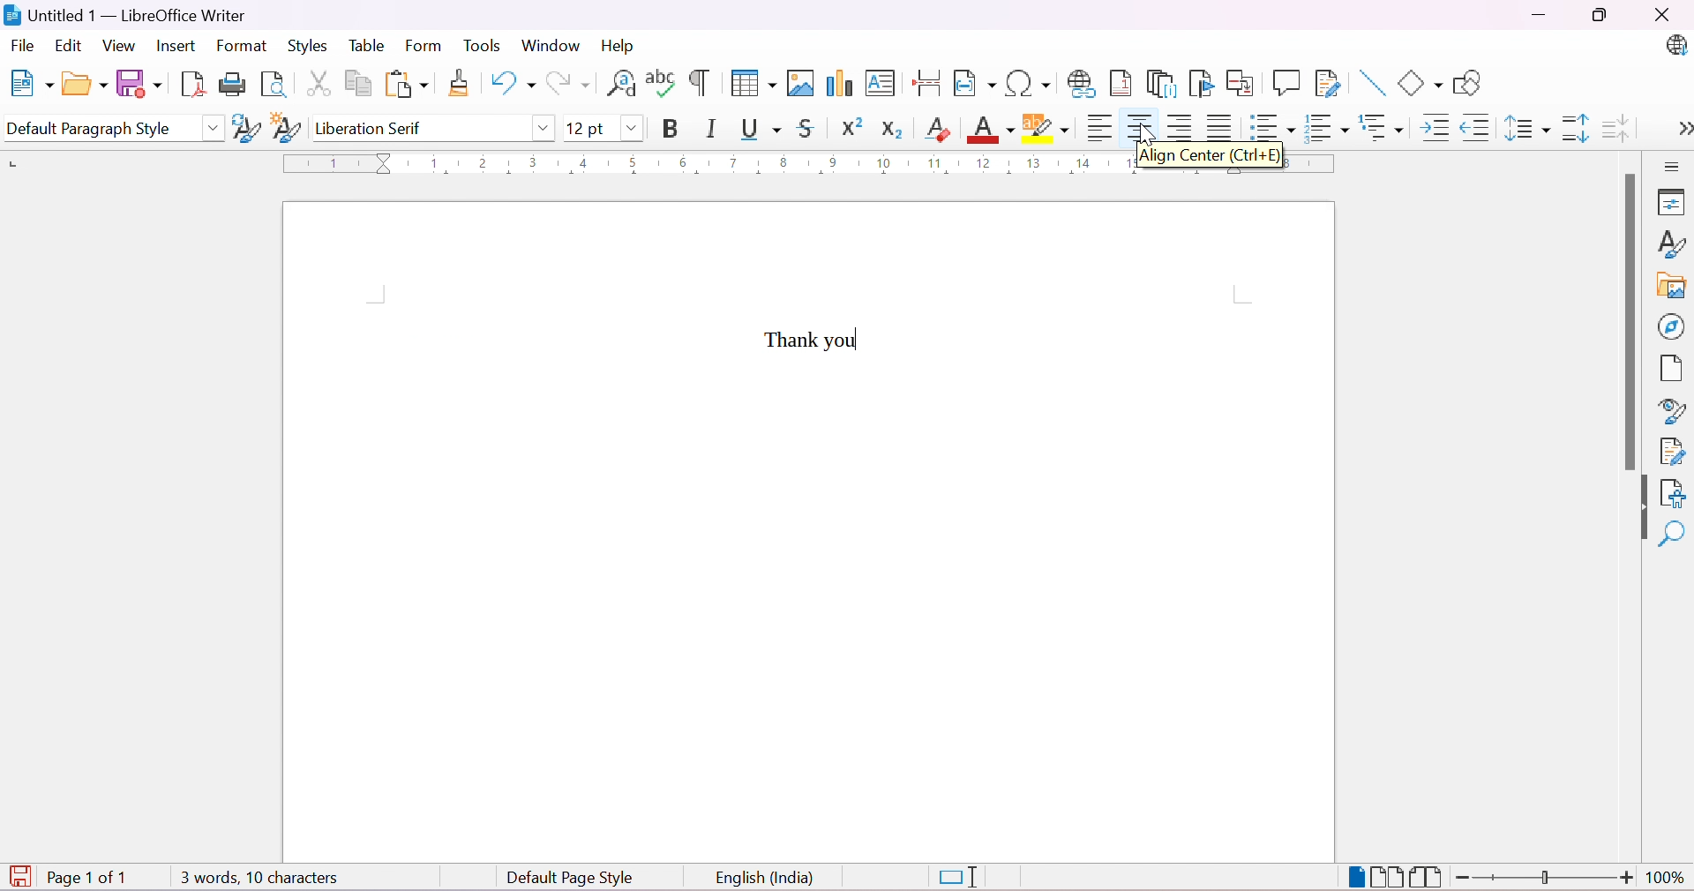  What do you see at coordinates (1537, 16) in the screenshot?
I see `Minimize` at bounding box center [1537, 16].